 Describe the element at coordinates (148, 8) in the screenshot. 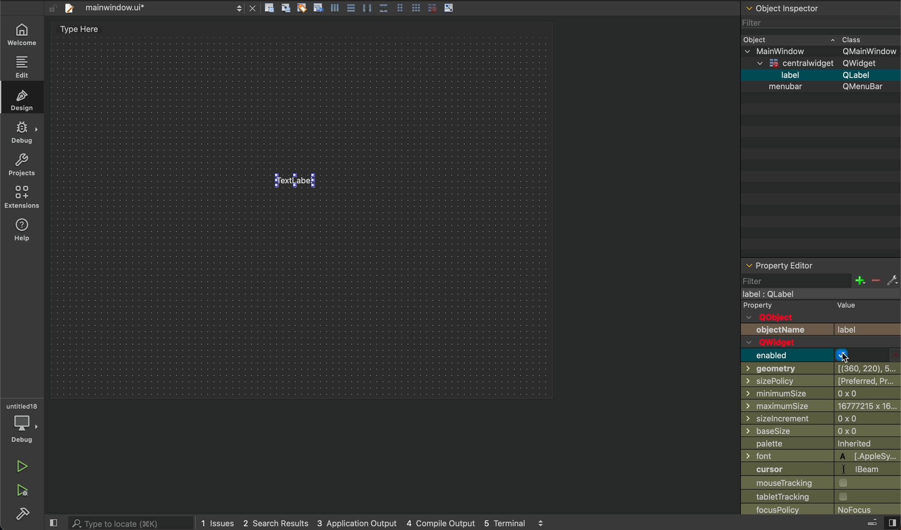

I see `file tab` at that location.